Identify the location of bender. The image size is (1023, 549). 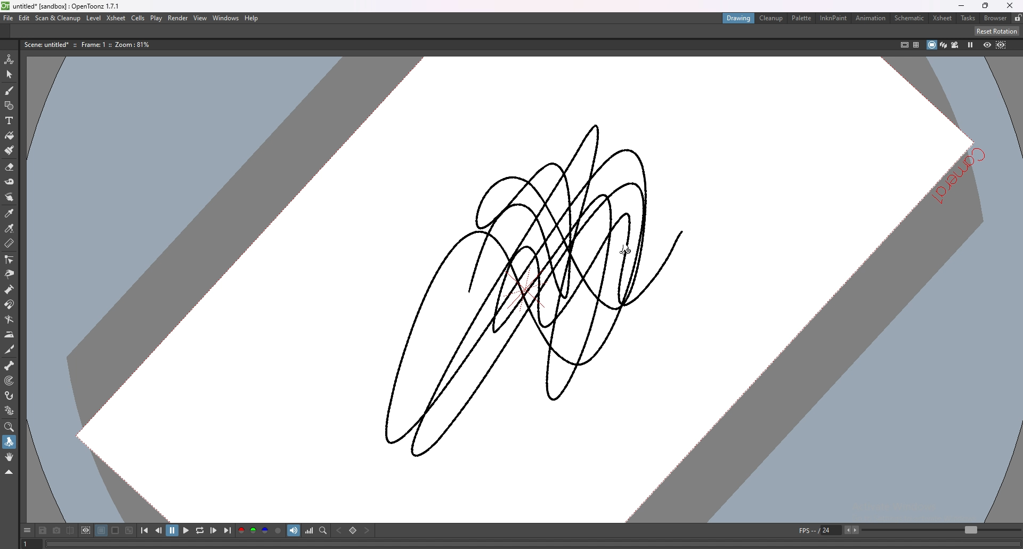
(10, 320).